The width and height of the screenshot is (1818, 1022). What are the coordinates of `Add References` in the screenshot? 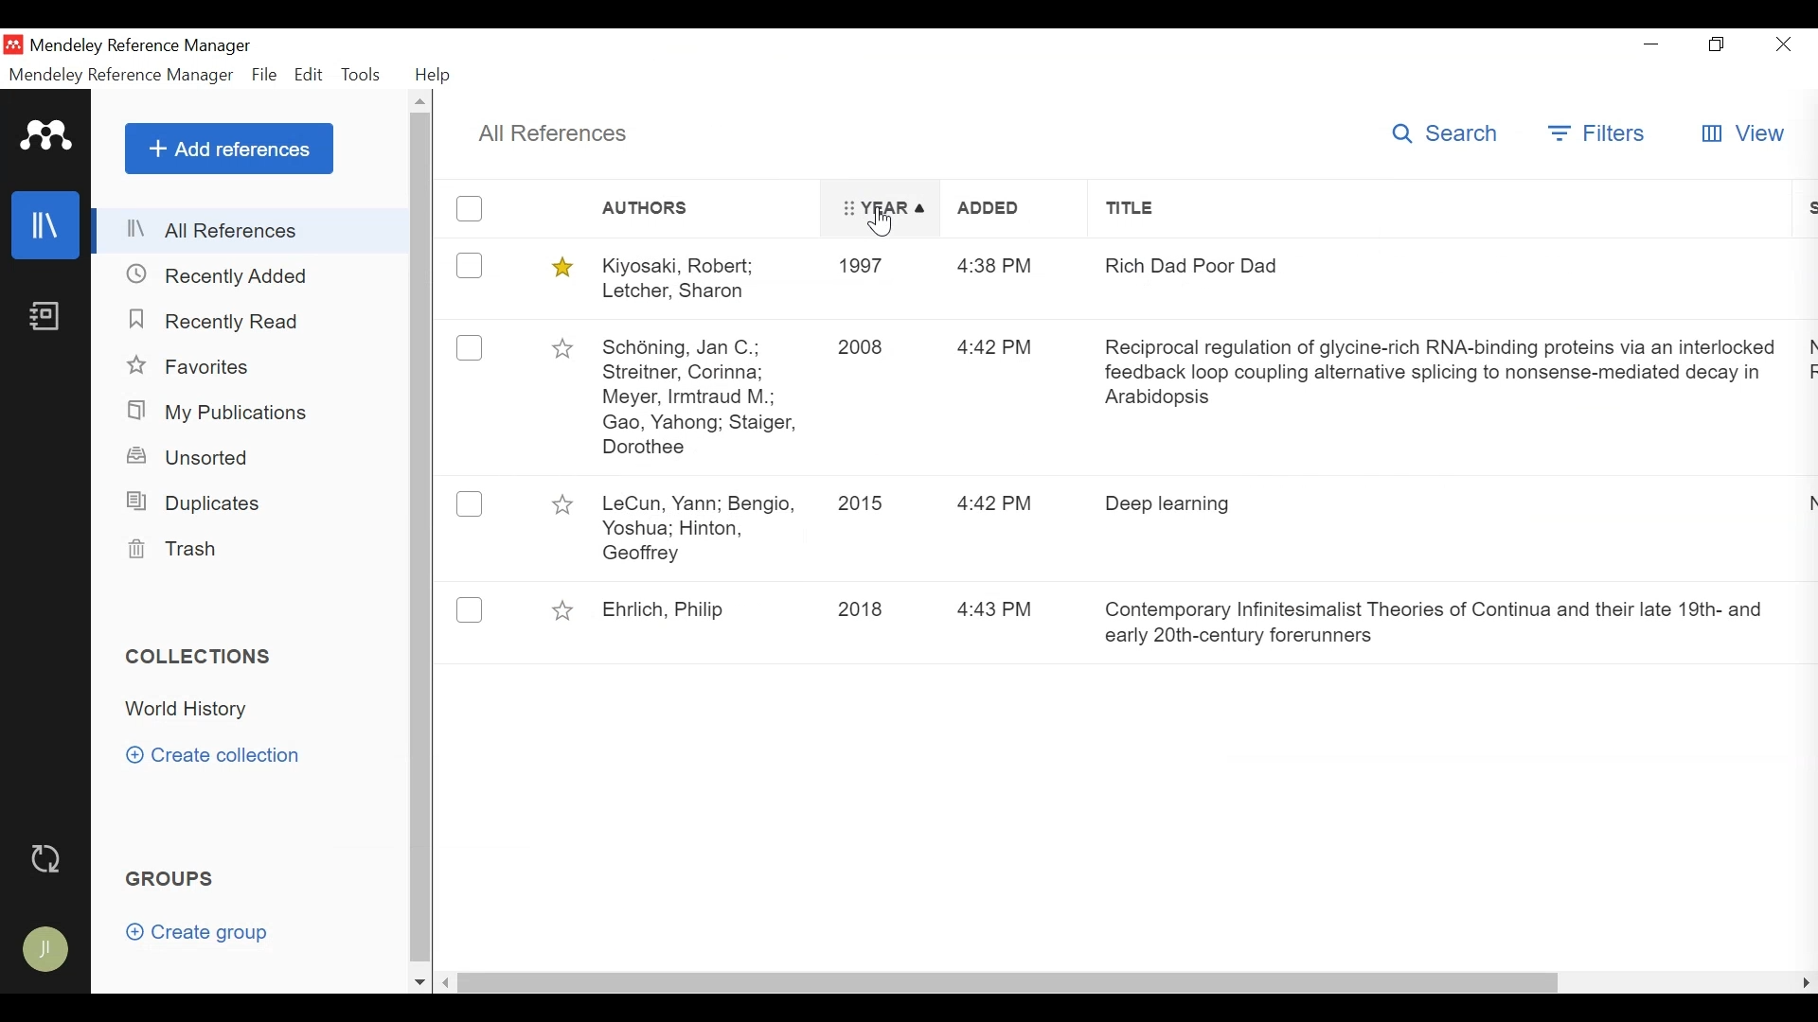 It's located at (230, 149).